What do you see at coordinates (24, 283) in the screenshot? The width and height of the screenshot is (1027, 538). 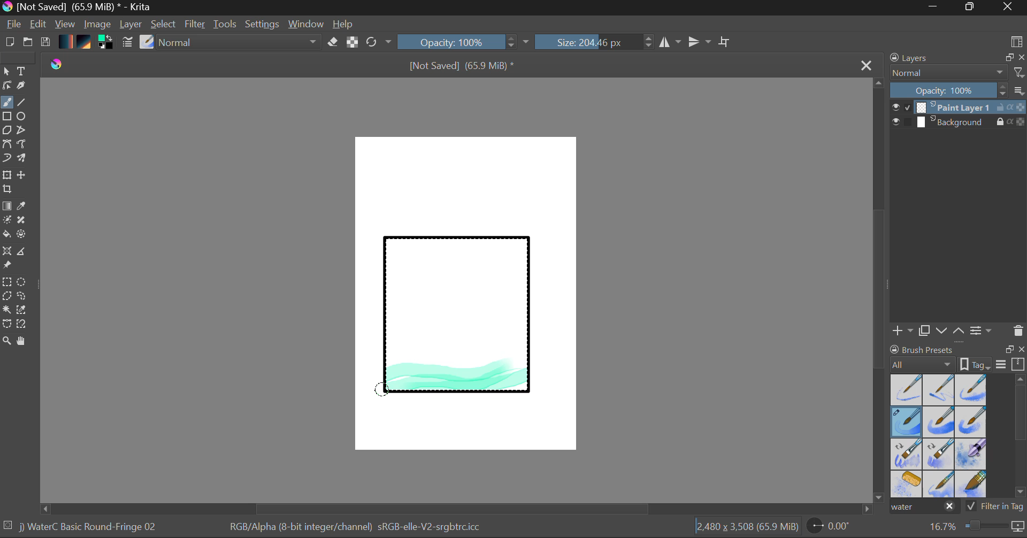 I see `Elipses Selection tool` at bounding box center [24, 283].